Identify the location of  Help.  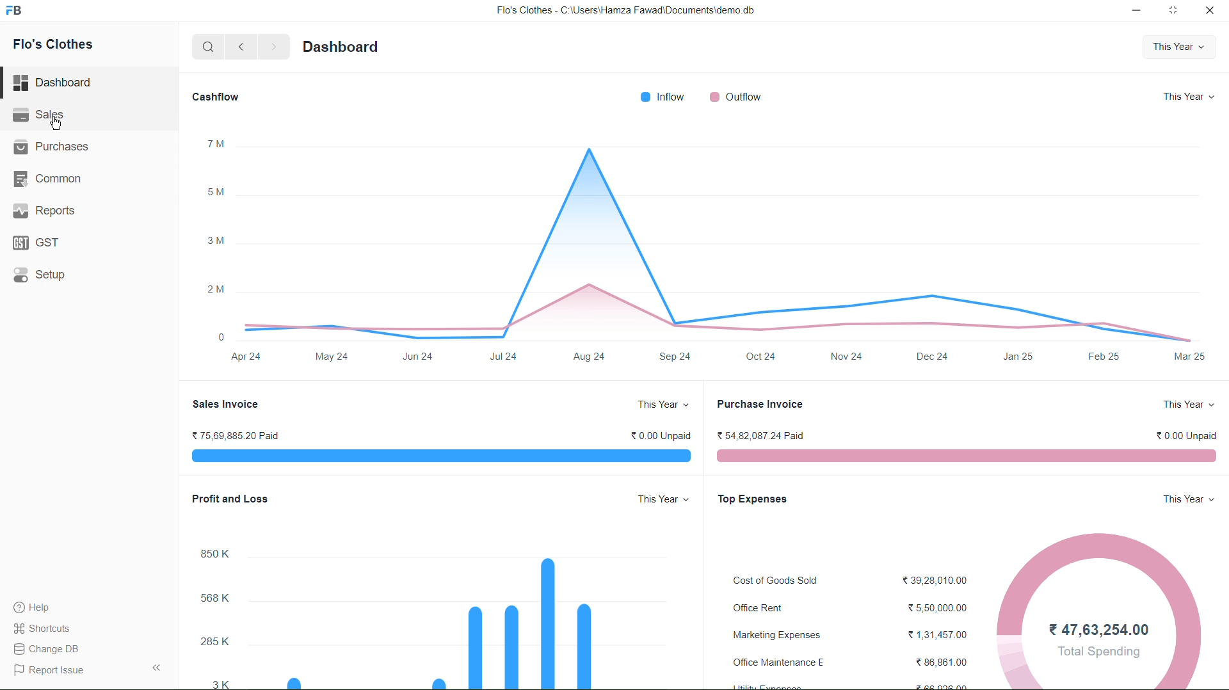
(38, 606).